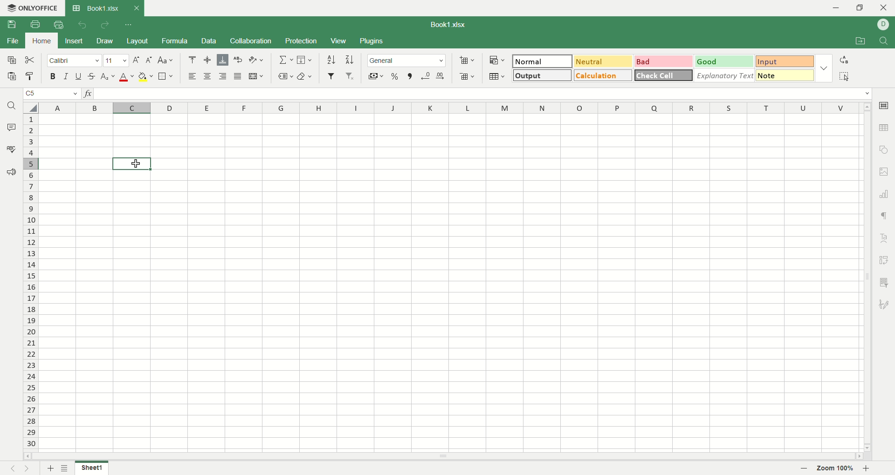  Describe the element at coordinates (453, 26) in the screenshot. I see `title` at that location.